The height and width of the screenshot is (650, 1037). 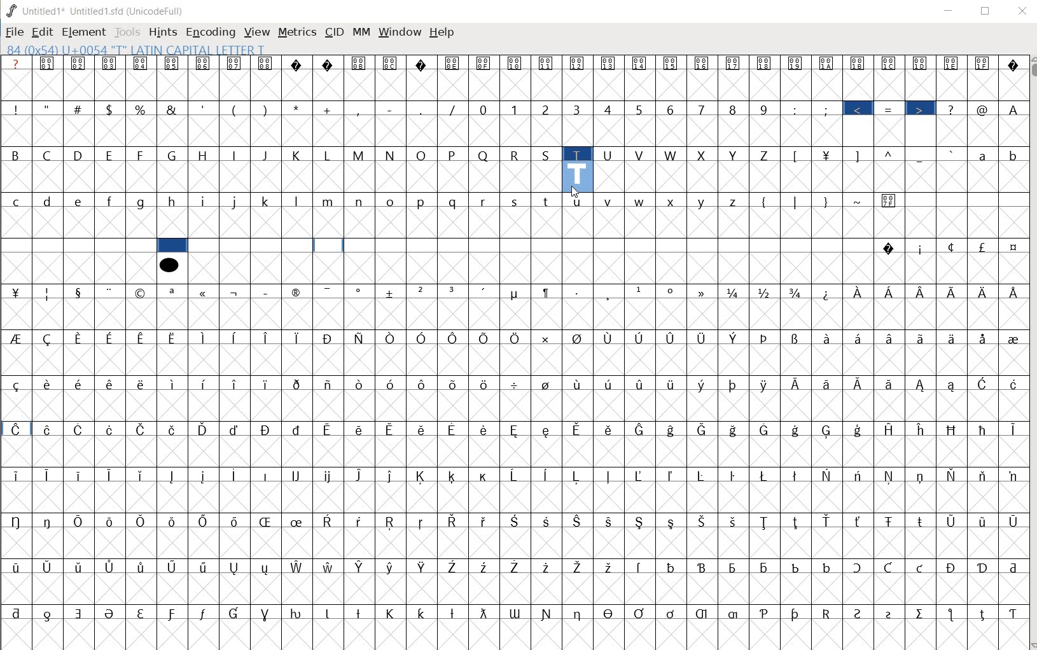 I want to click on Symbol, so click(x=516, y=613).